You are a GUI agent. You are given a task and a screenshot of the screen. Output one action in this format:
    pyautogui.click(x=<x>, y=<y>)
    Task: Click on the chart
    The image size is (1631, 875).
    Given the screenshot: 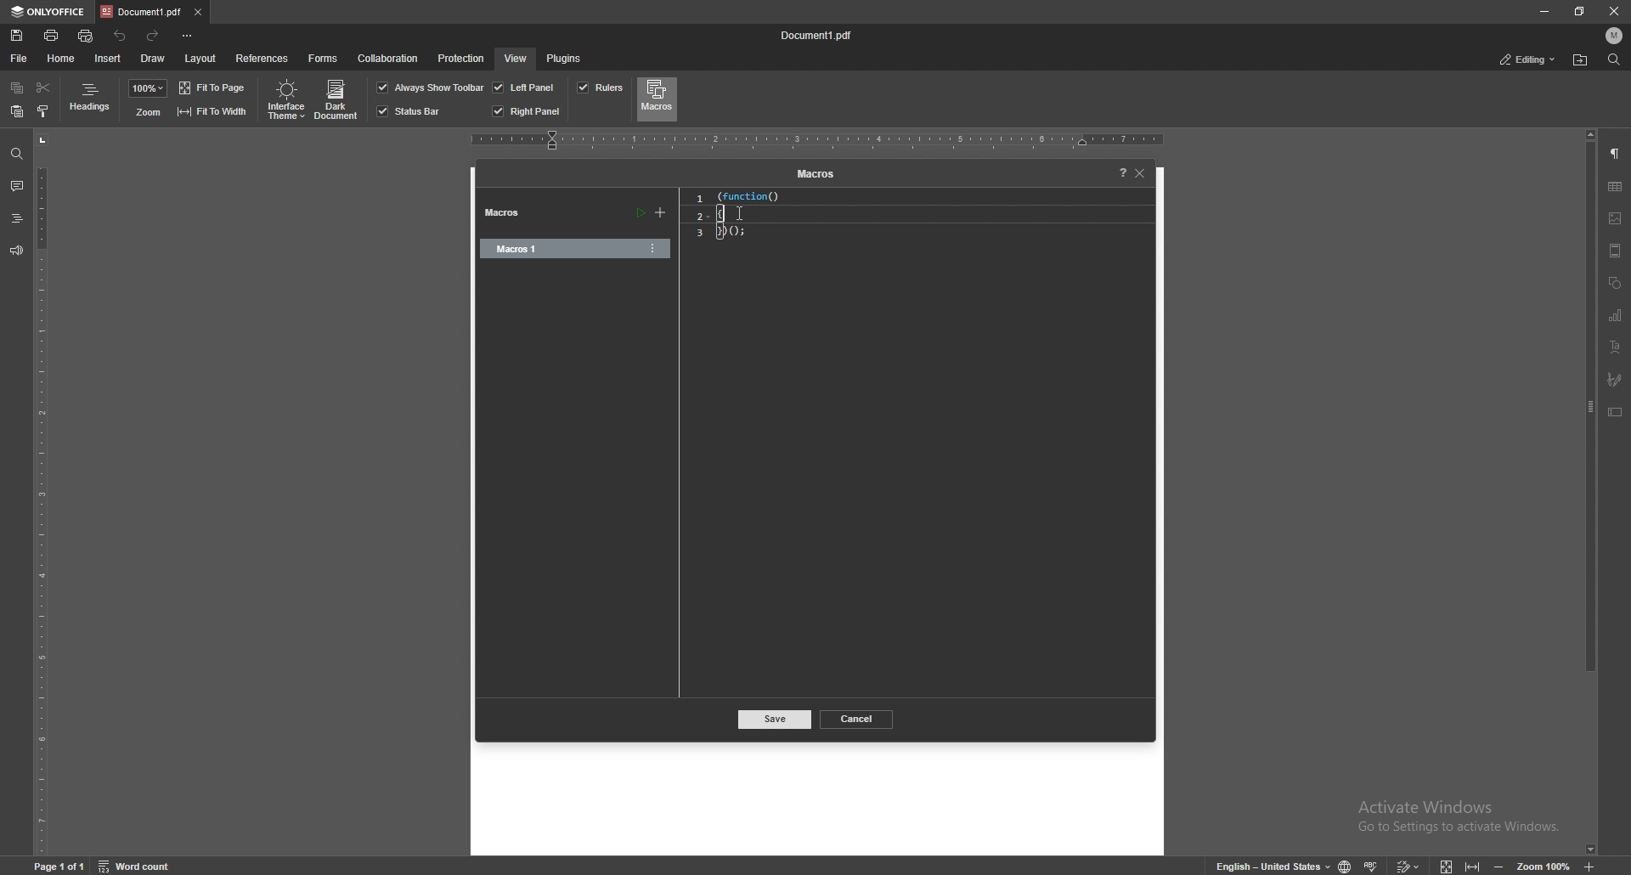 What is the action you would take?
    pyautogui.click(x=1615, y=315)
    